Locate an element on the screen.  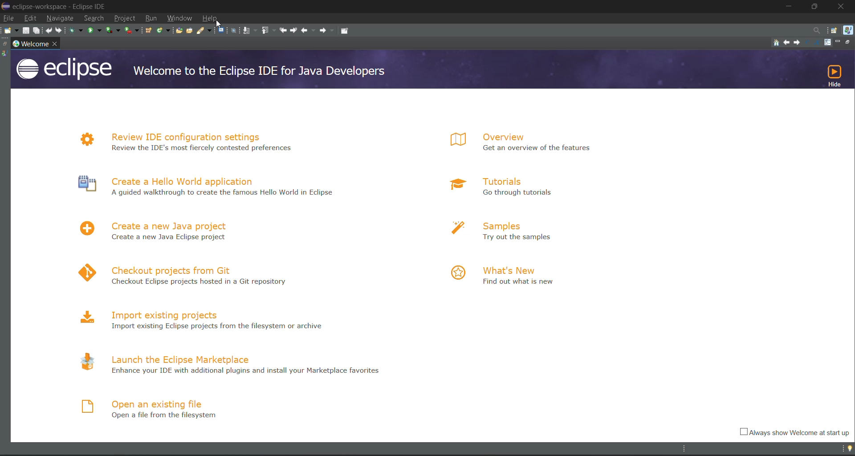
open perspective is located at coordinates (835, 30).